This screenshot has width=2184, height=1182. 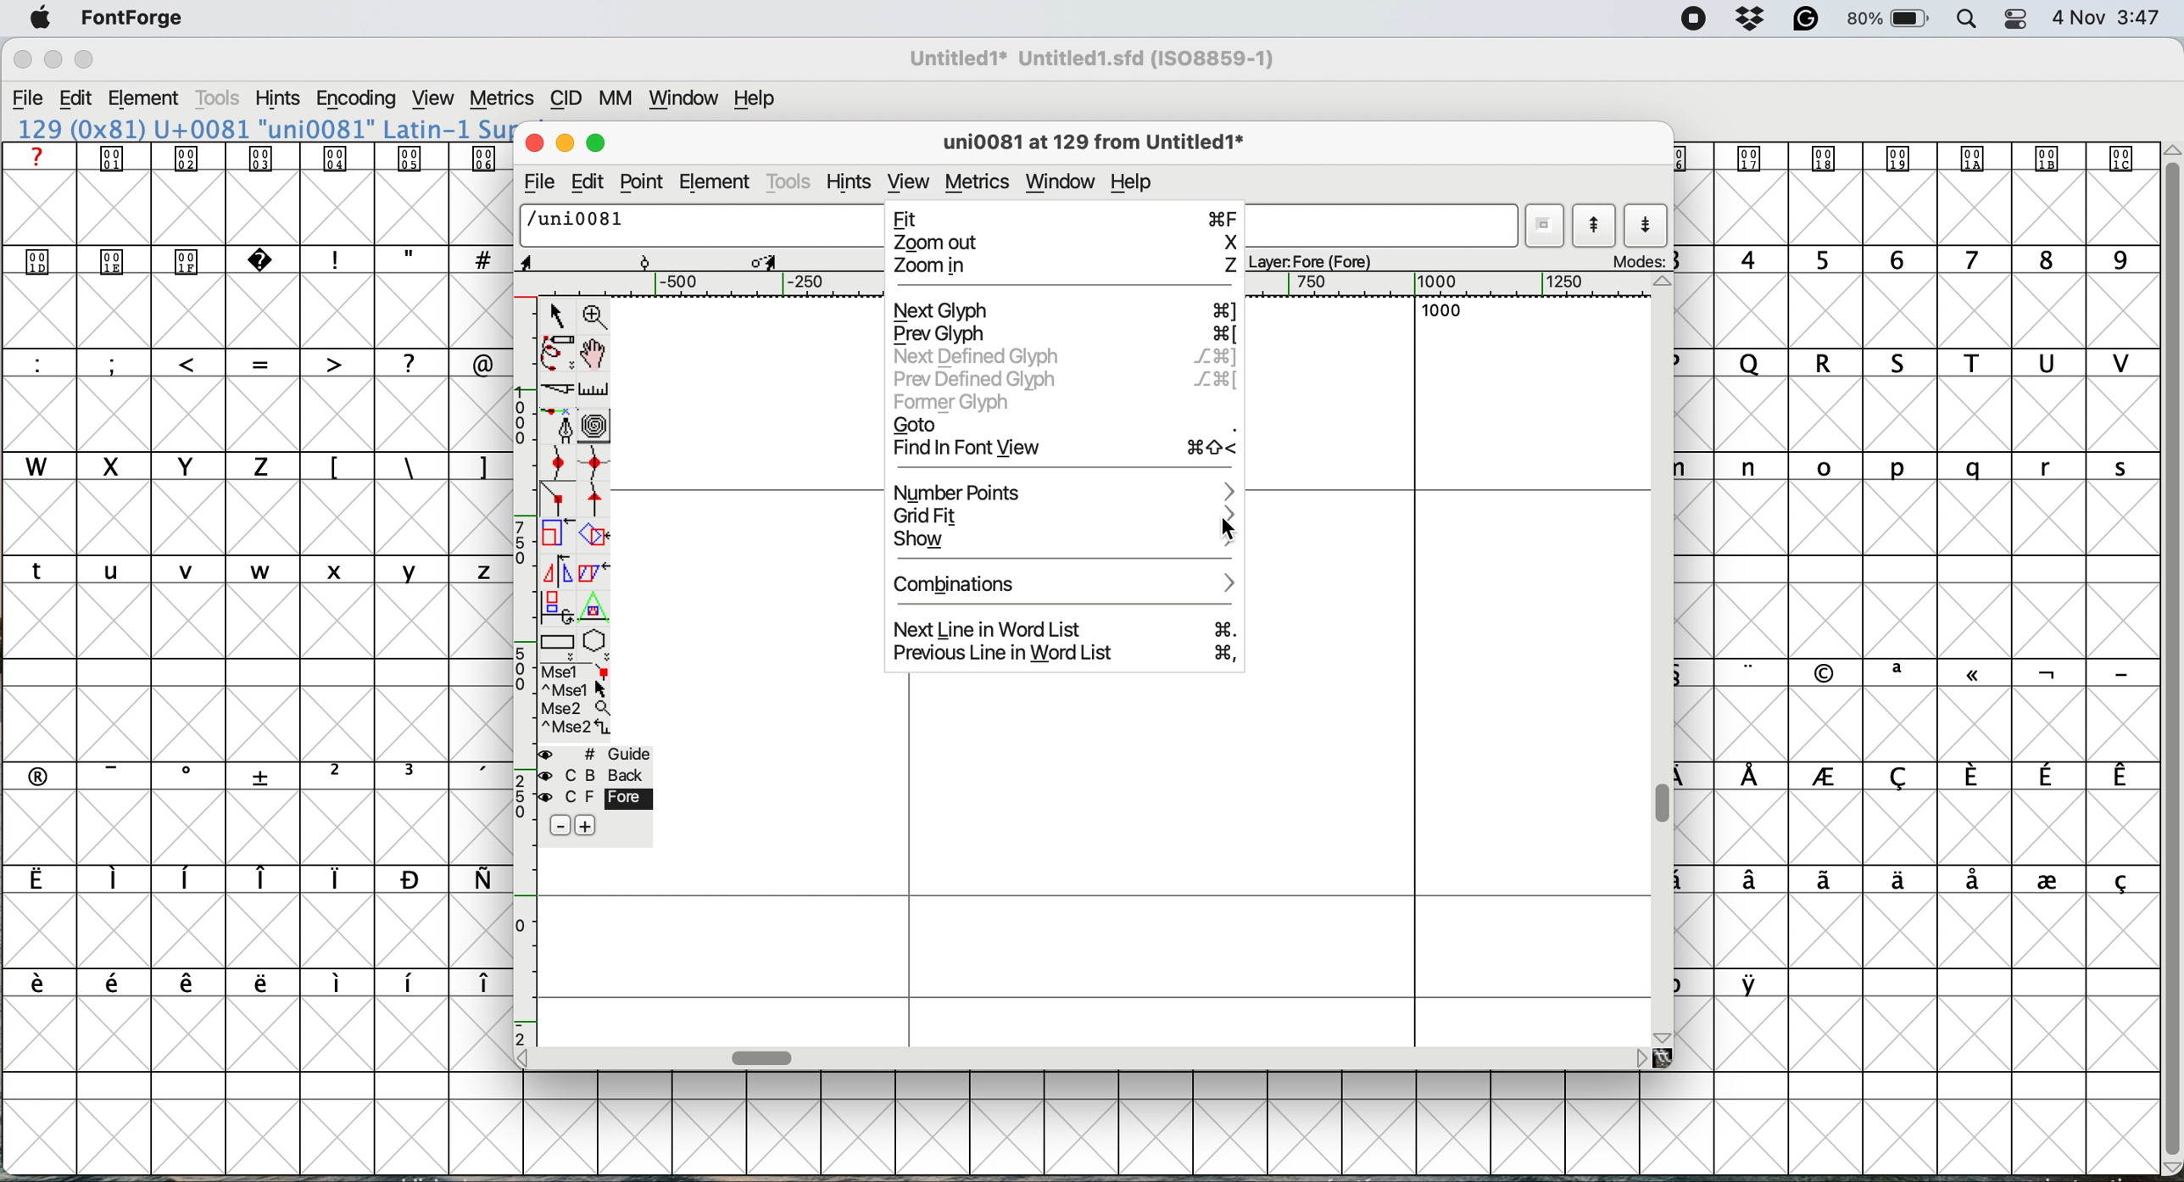 What do you see at coordinates (566, 145) in the screenshot?
I see `minimise` at bounding box center [566, 145].